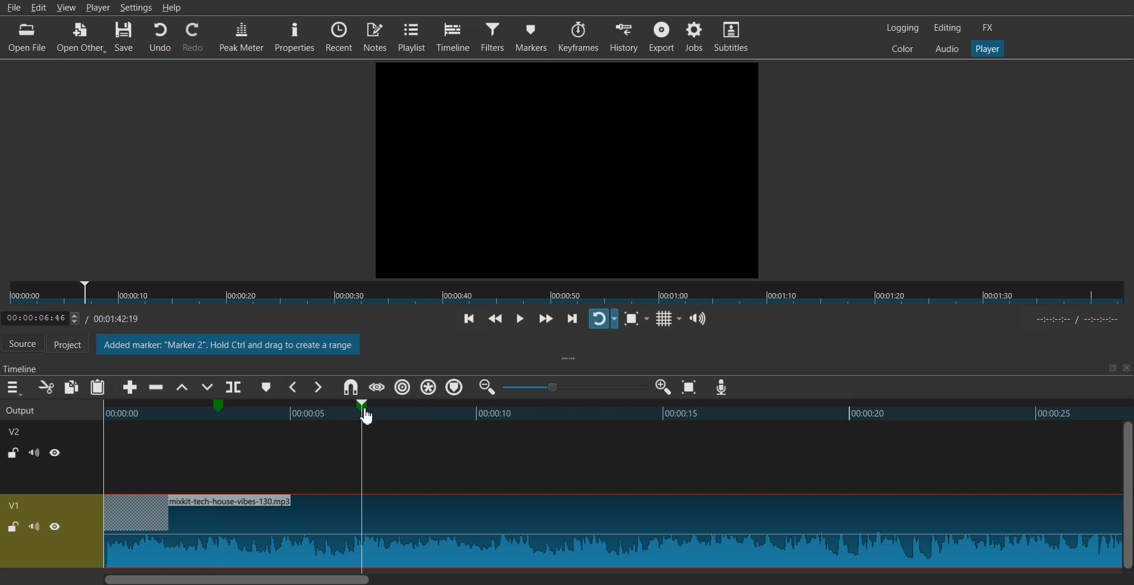  Describe the element at coordinates (157, 388) in the screenshot. I see `Ripple delete` at that location.